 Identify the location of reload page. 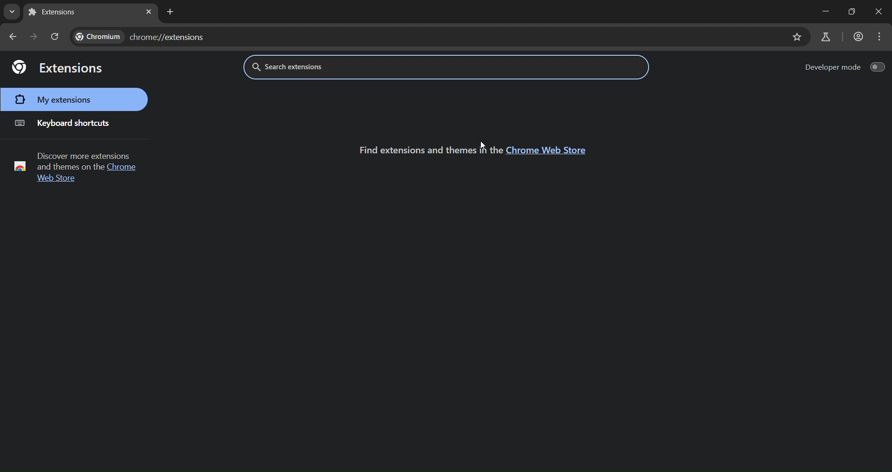
(56, 37).